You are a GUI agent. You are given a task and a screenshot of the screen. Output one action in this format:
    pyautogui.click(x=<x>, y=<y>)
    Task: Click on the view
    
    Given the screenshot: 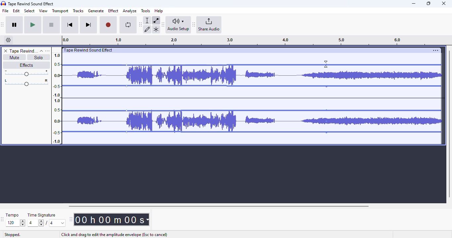 What is the action you would take?
    pyautogui.click(x=43, y=11)
    